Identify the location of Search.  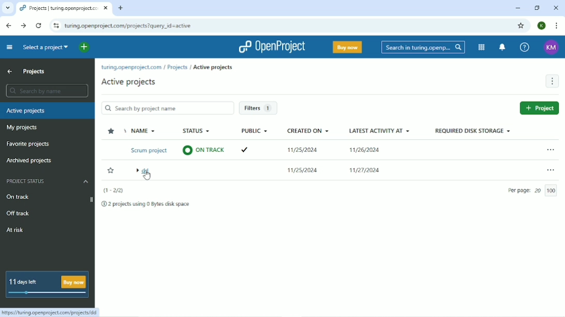
(423, 46).